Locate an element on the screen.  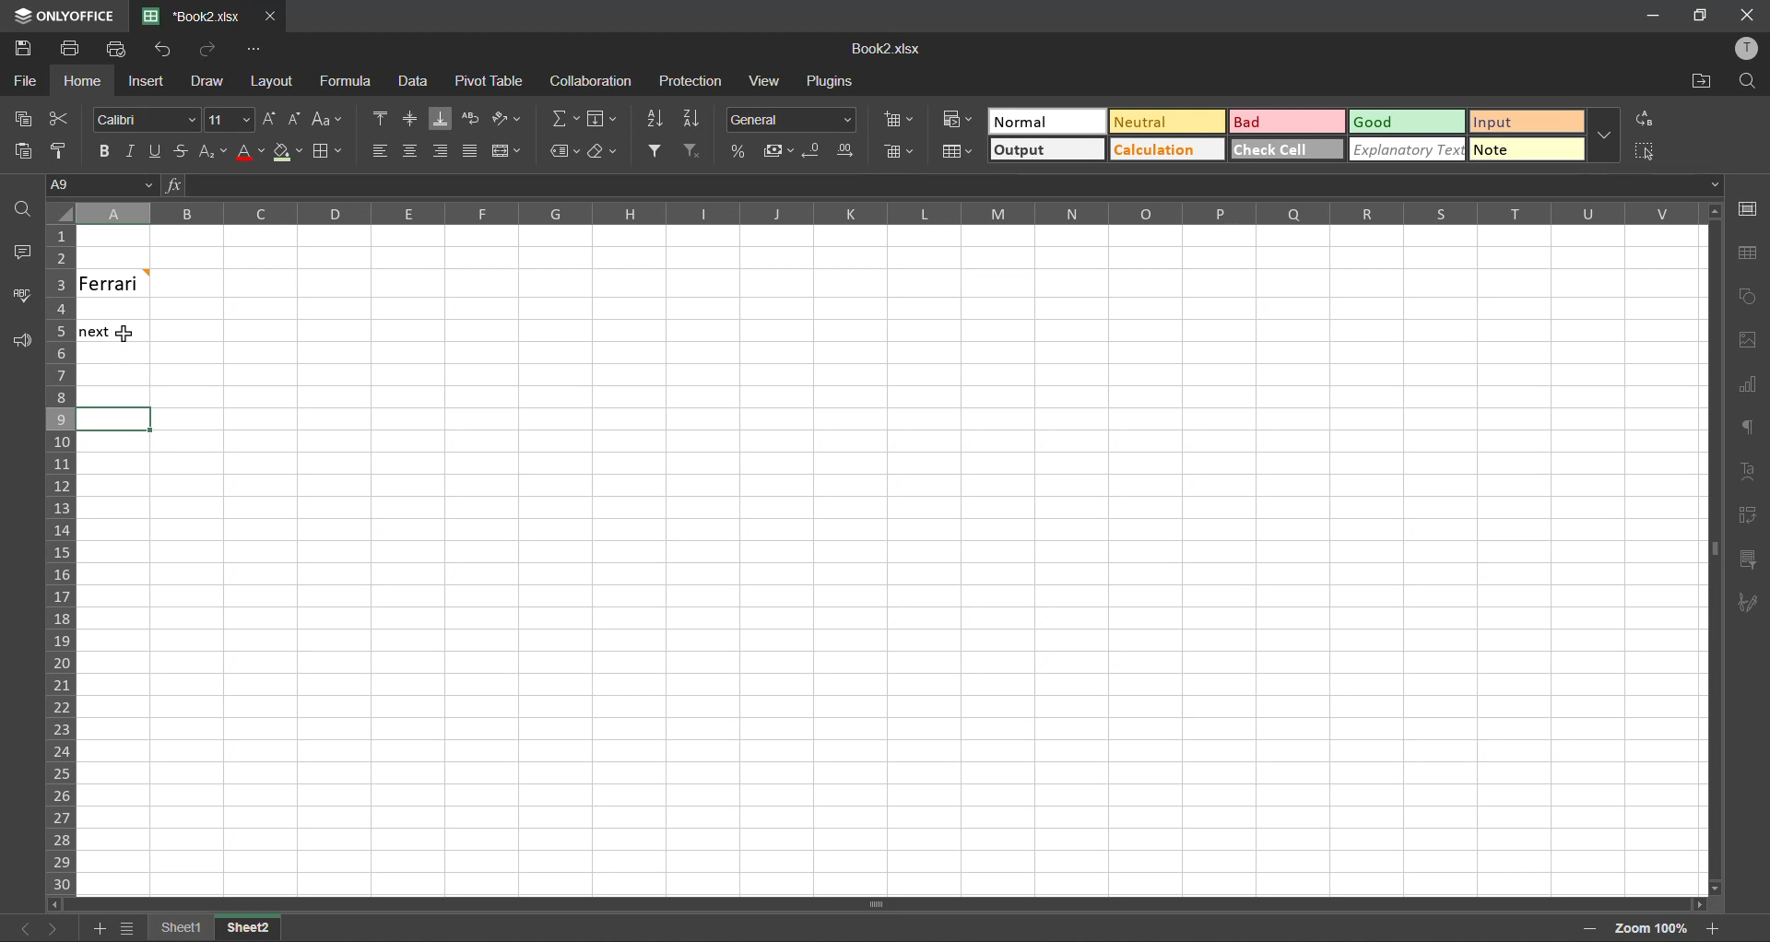
ferrari is located at coordinates (112, 283).